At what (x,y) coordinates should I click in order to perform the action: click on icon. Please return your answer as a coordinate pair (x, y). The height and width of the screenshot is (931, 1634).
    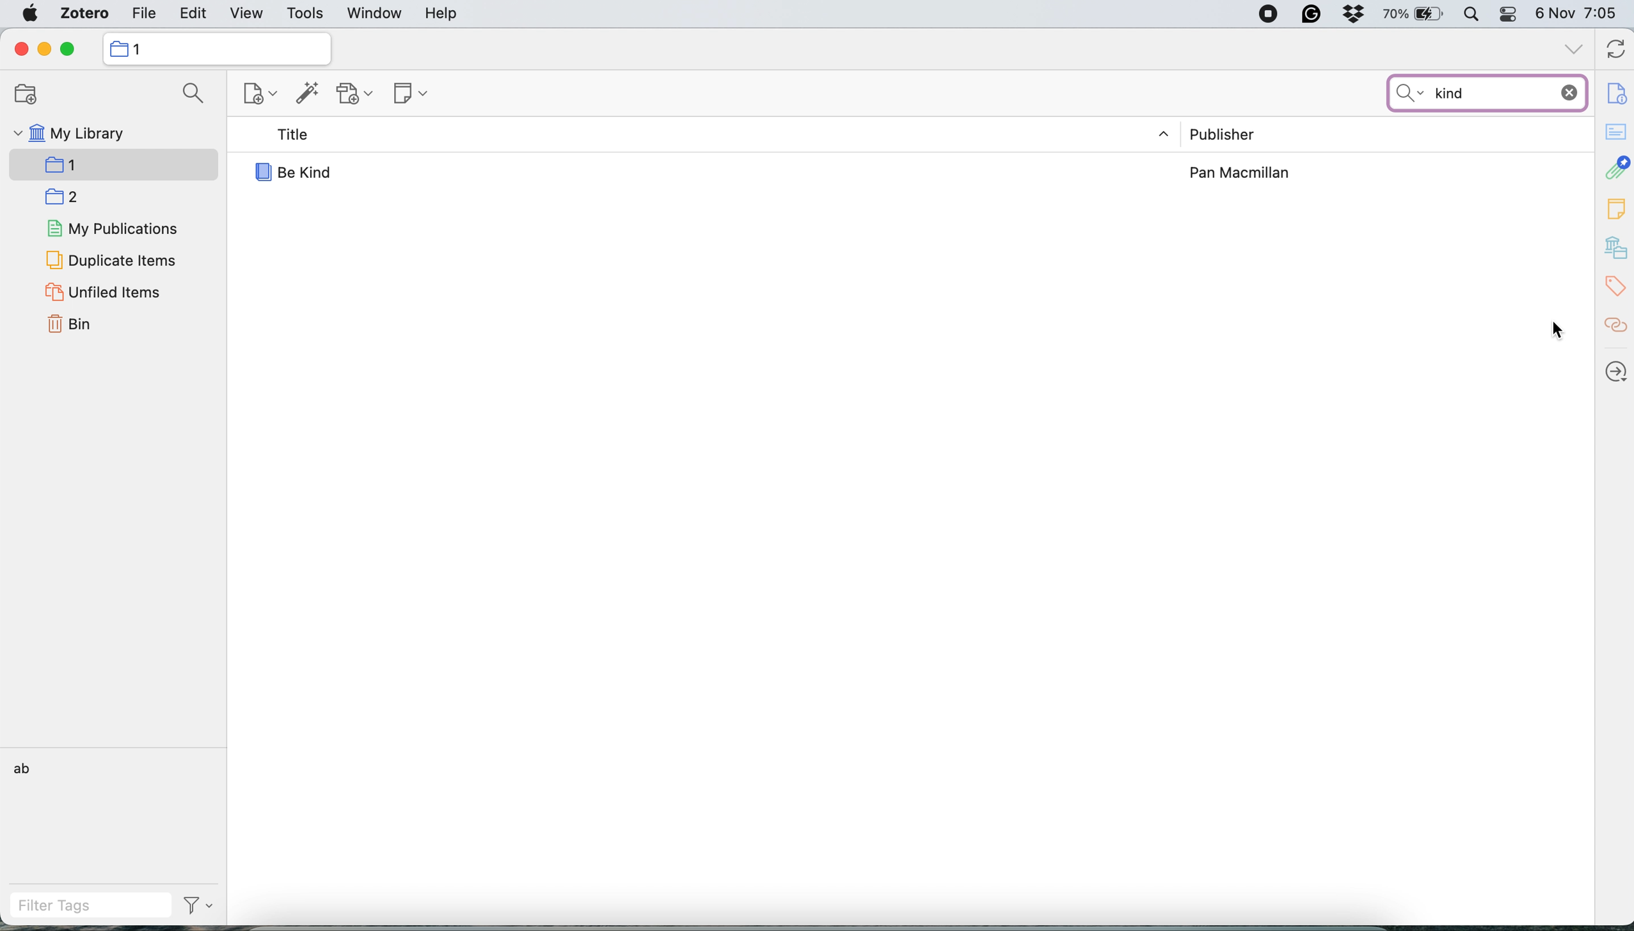
    Looking at the image, I should click on (262, 171).